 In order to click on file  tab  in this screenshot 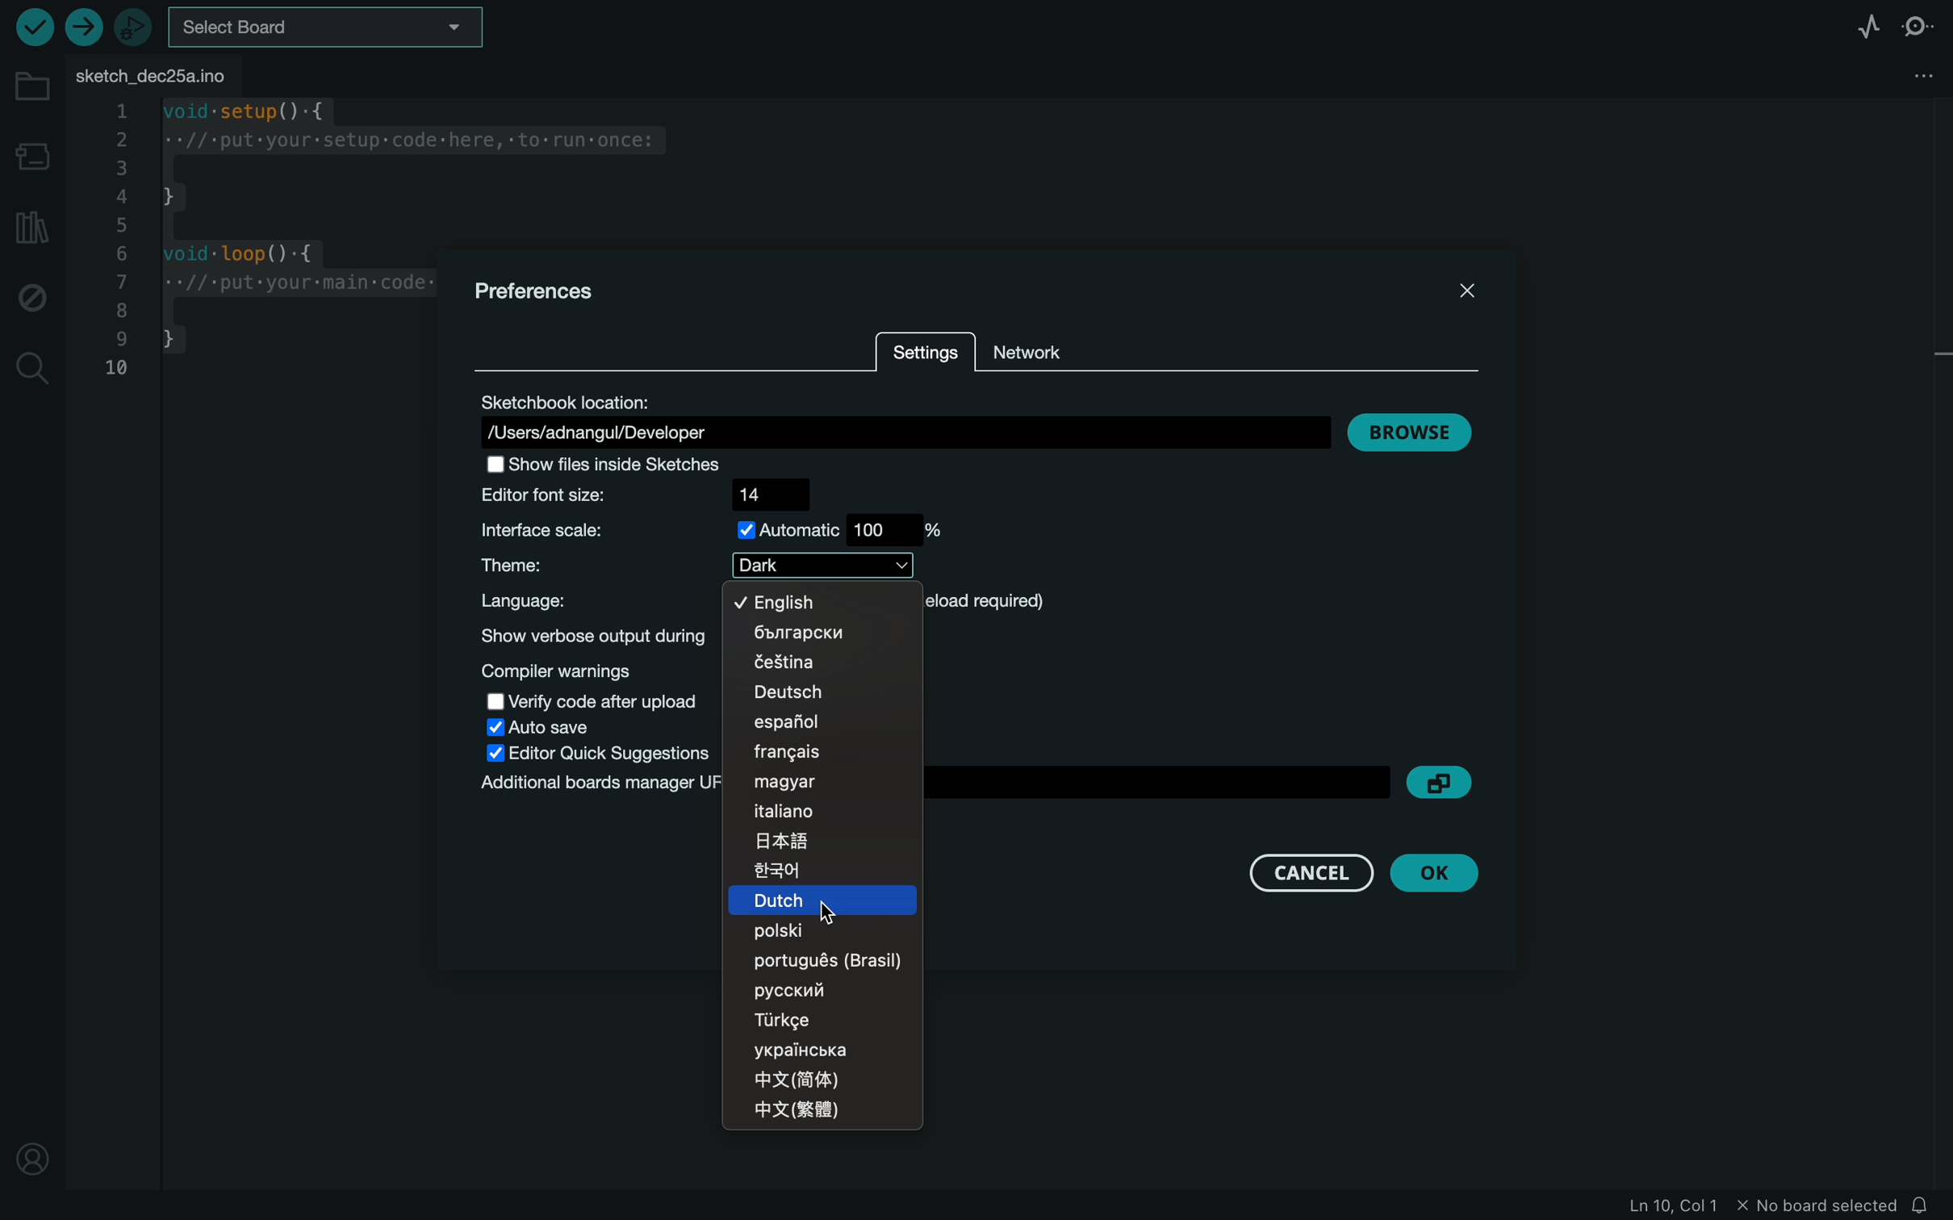, I will do `click(161, 76)`.